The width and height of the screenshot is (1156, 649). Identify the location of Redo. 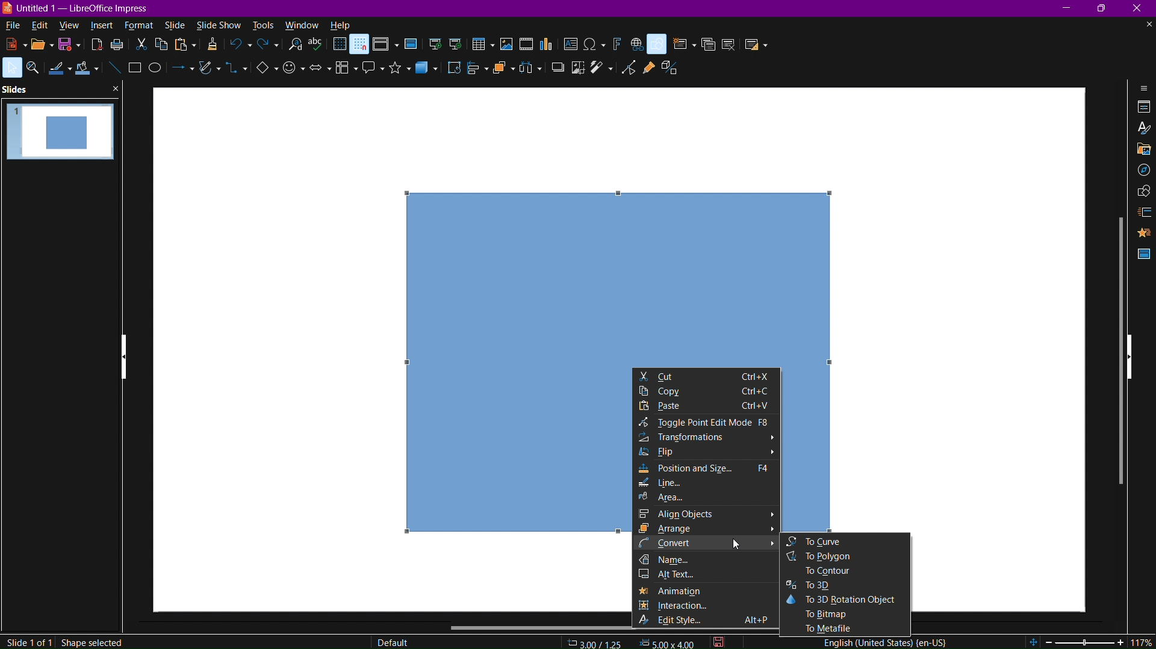
(267, 46).